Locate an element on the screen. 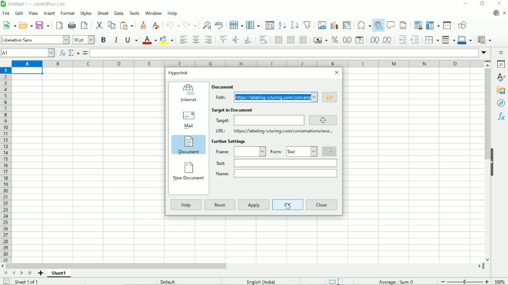 This screenshot has height=285, width=508. Functions is located at coordinates (501, 118).